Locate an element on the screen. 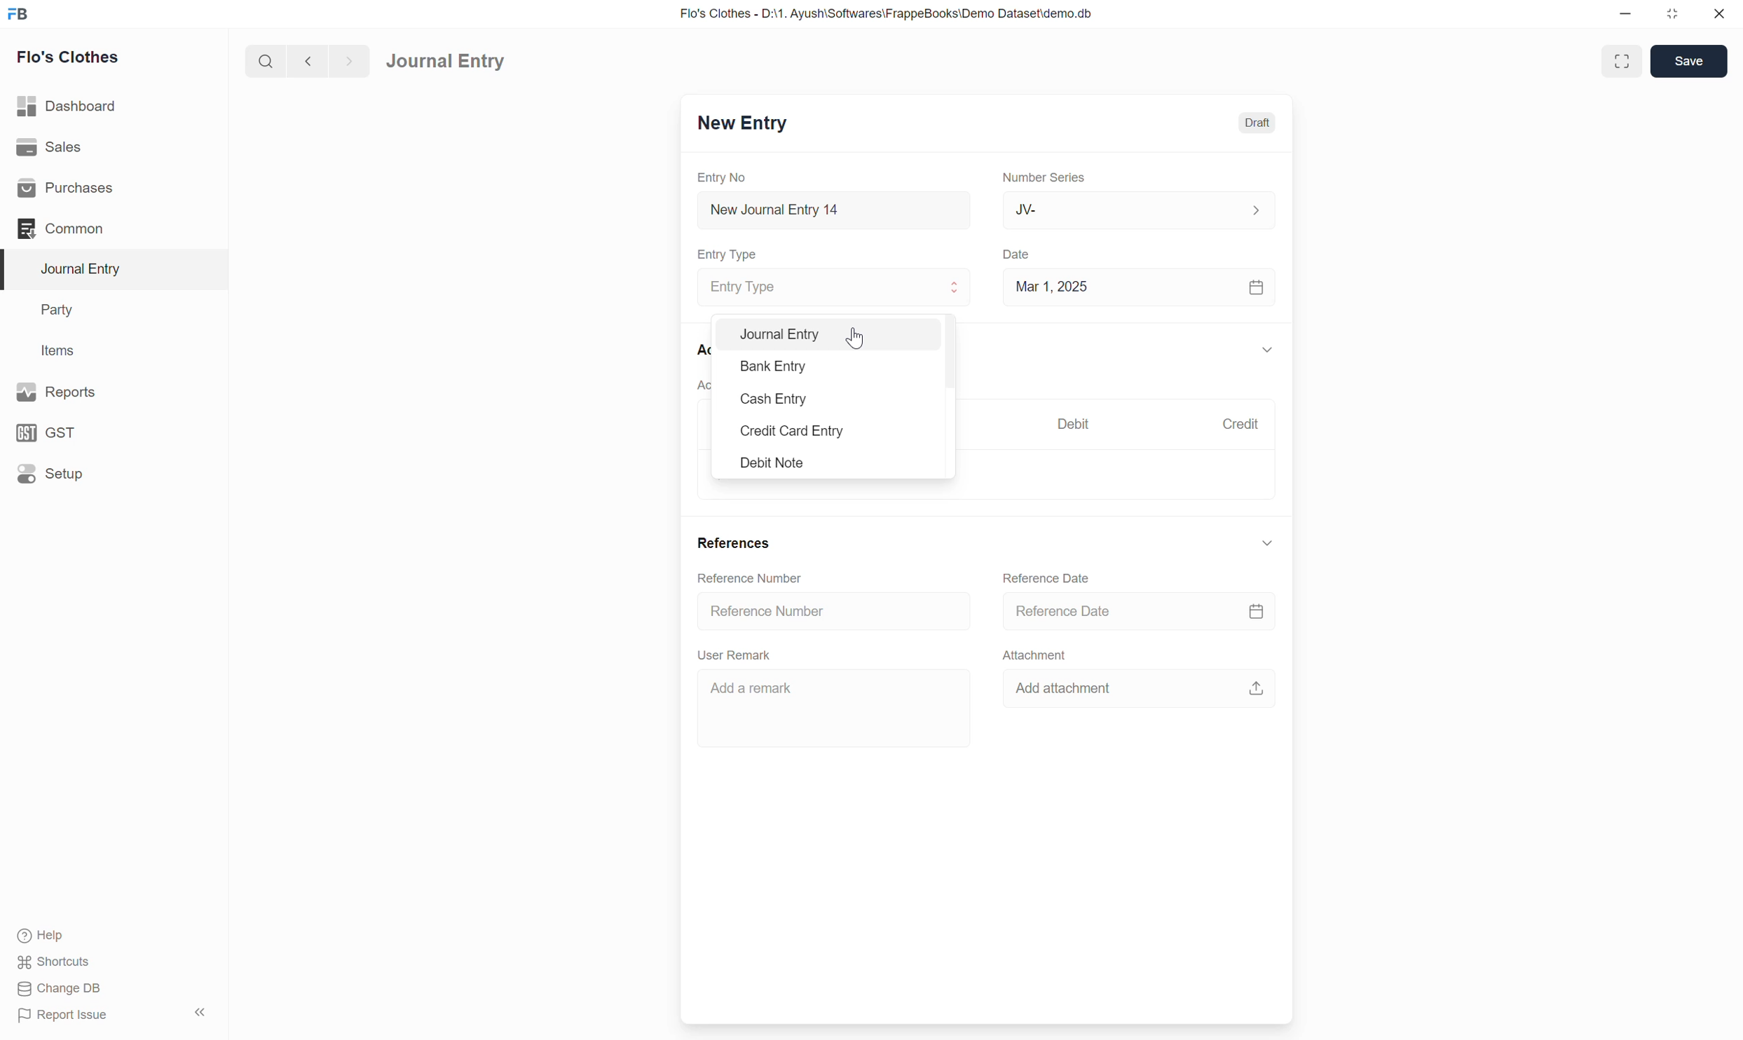  Reference number is located at coordinates (798, 610).